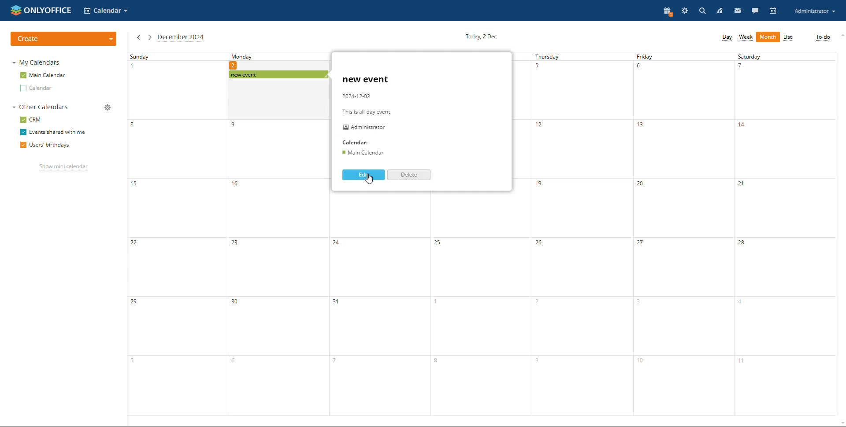 The height and width of the screenshot is (427, 846). What do you see at coordinates (279, 74) in the screenshot?
I see `scheduled event` at bounding box center [279, 74].